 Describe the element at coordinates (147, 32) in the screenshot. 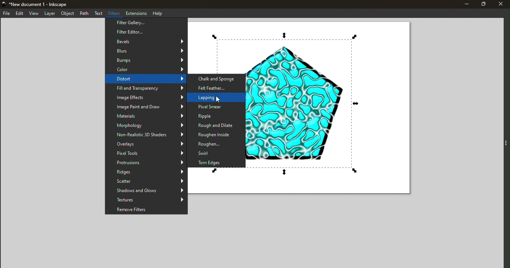

I see `Filter Editor...` at that location.